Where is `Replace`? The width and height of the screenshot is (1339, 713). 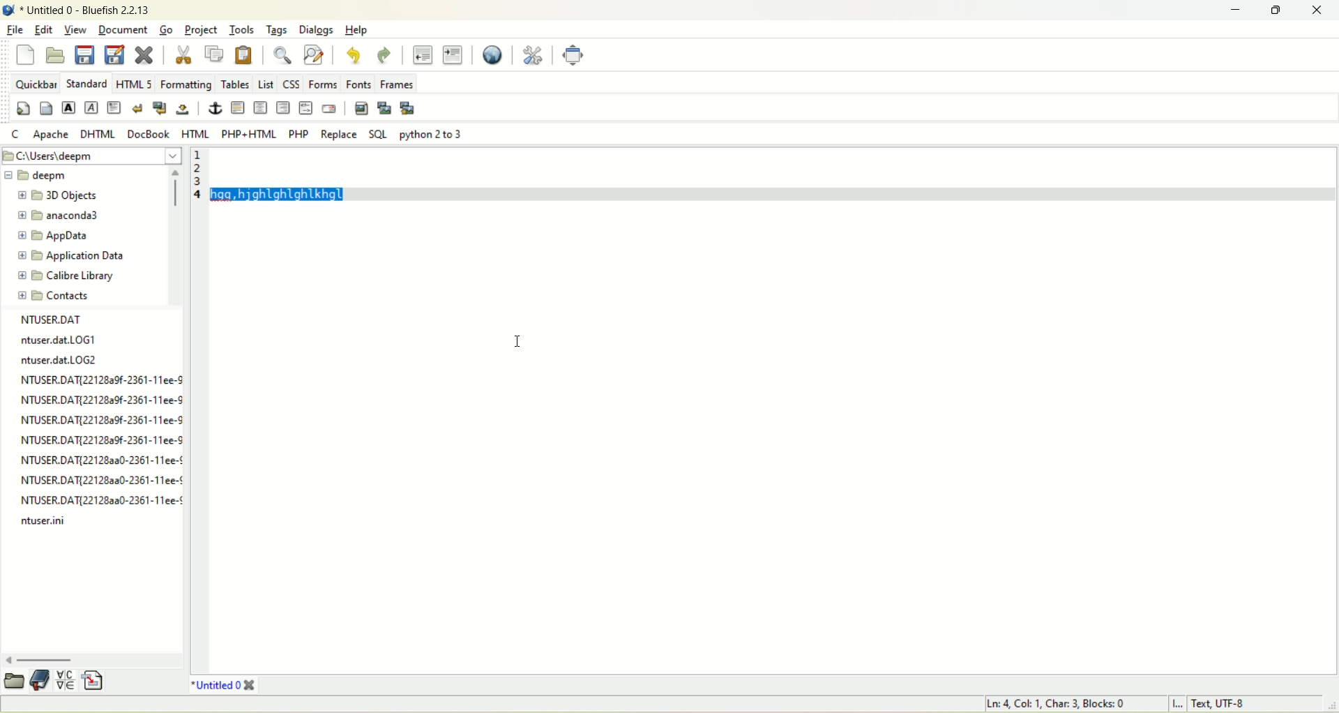
Replace is located at coordinates (338, 134).